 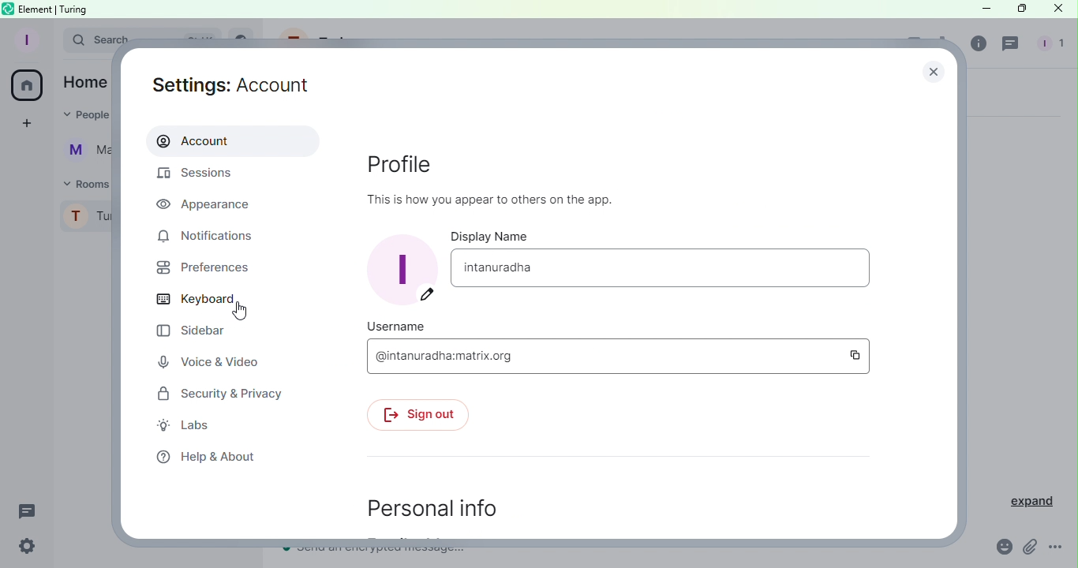 What do you see at coordinates (1057, 10) in the screenshot?
I see `Close` at bounding box center [1057, 10].